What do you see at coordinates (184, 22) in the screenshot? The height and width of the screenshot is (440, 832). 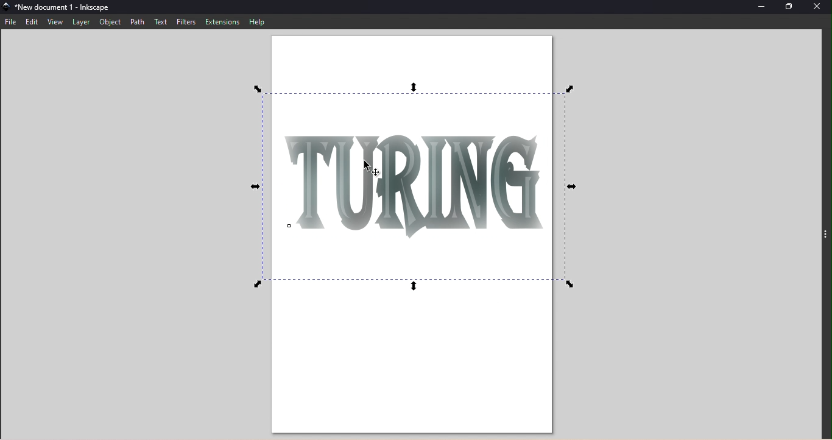 I see `Filters` at bounding box center [184, 22].